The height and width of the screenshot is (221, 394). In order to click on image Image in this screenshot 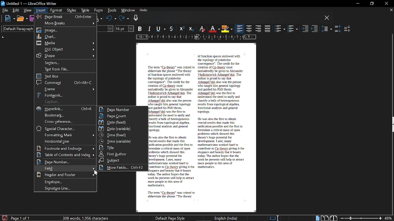, I will do `click(66, 30)`.